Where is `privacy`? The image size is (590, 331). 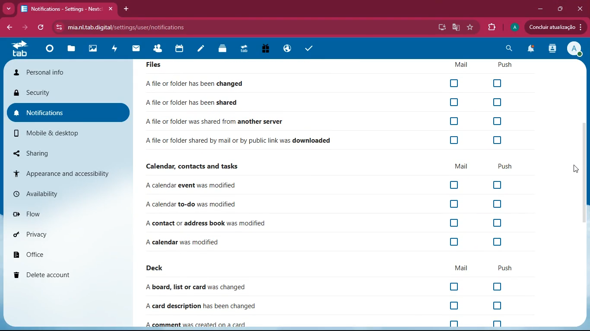
privacy is located at coordinates (59, 235).